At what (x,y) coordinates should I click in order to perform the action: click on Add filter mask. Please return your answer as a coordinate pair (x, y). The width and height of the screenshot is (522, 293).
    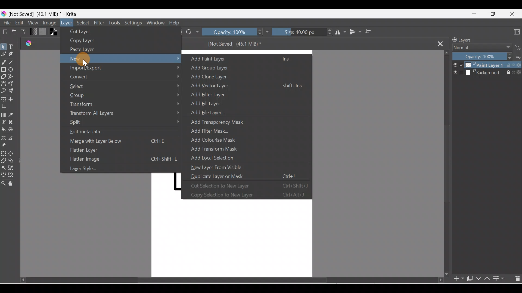
    Looking at the image, I should click on (213, 130).